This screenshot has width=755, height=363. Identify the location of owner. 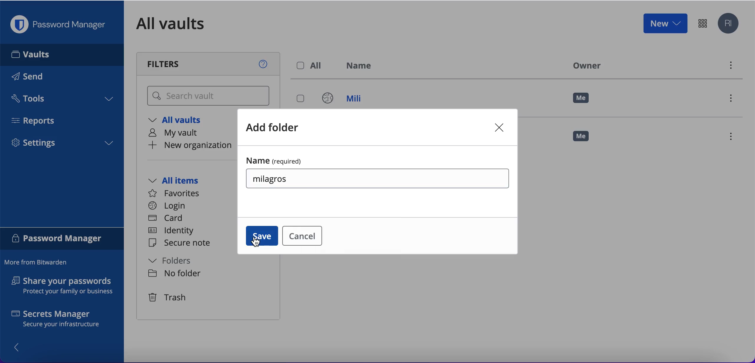
(585, 65).